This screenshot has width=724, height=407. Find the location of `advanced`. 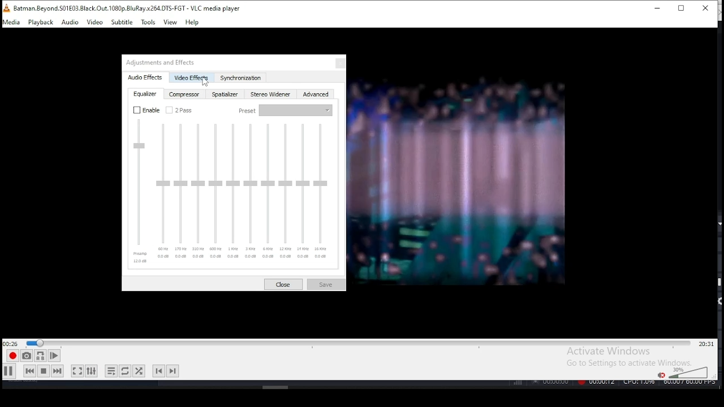

advanced is located at coordinates (316, 94).